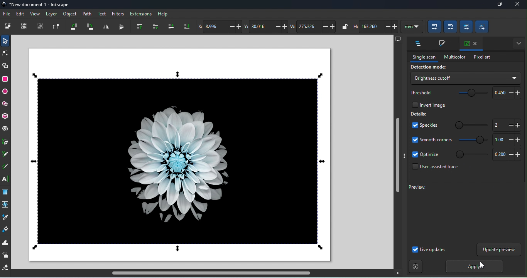 The image size is (527, 278). Describe the element at coordinates (74, 28) in the screenshot. I see `Object rotate 90 CCW` at that location.